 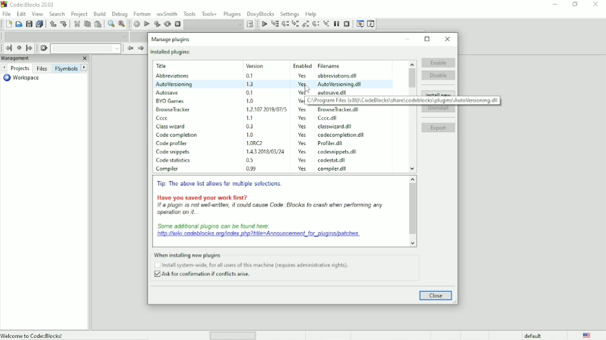 What do you see at coordinates (170, 39) in the screenshot?
I see `Manage plugins` at bounding box center [170, 39].